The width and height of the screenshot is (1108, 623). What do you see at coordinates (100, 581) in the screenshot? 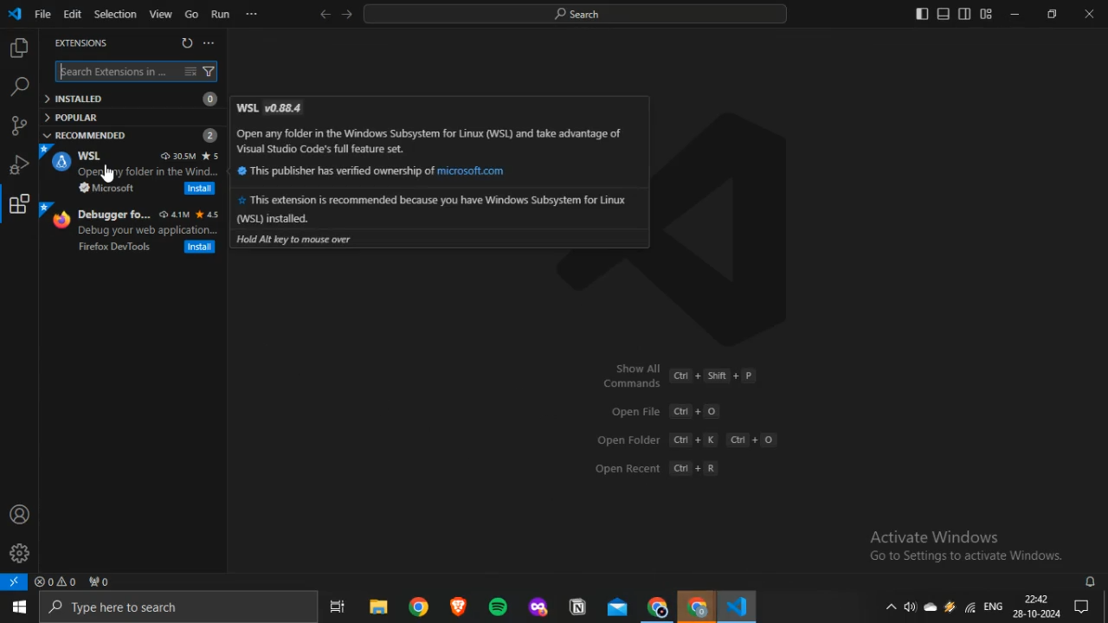
I see `no ports forwarded` at bounding box center [100, 581].